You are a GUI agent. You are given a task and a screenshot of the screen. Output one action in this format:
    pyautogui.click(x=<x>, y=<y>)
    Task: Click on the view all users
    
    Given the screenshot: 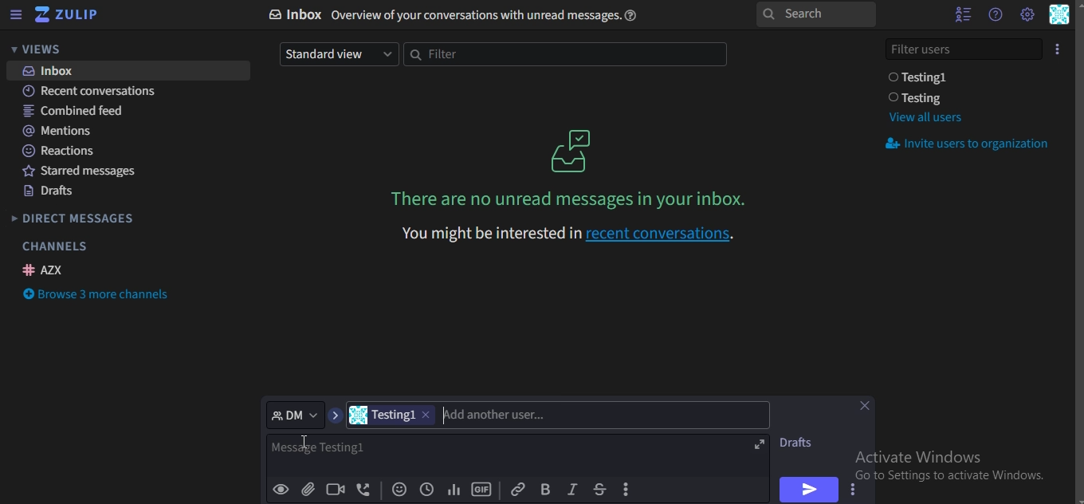 What is the action you would take?
    pyautogui.click(x=925, y=117)
    